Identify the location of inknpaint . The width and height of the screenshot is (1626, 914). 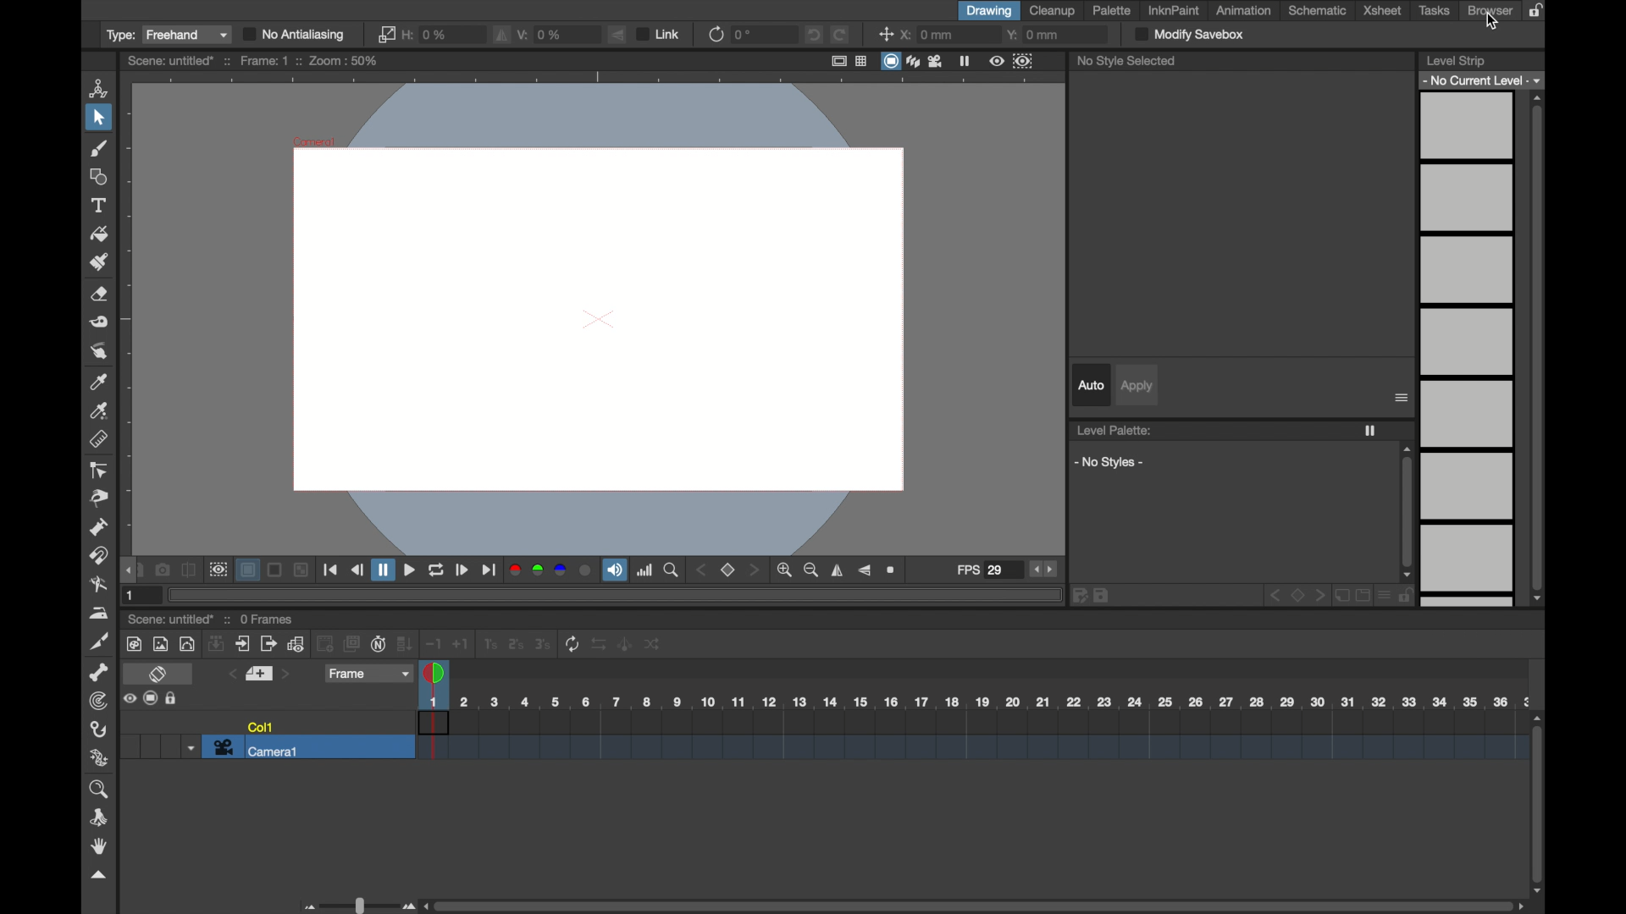
(1174, 11).